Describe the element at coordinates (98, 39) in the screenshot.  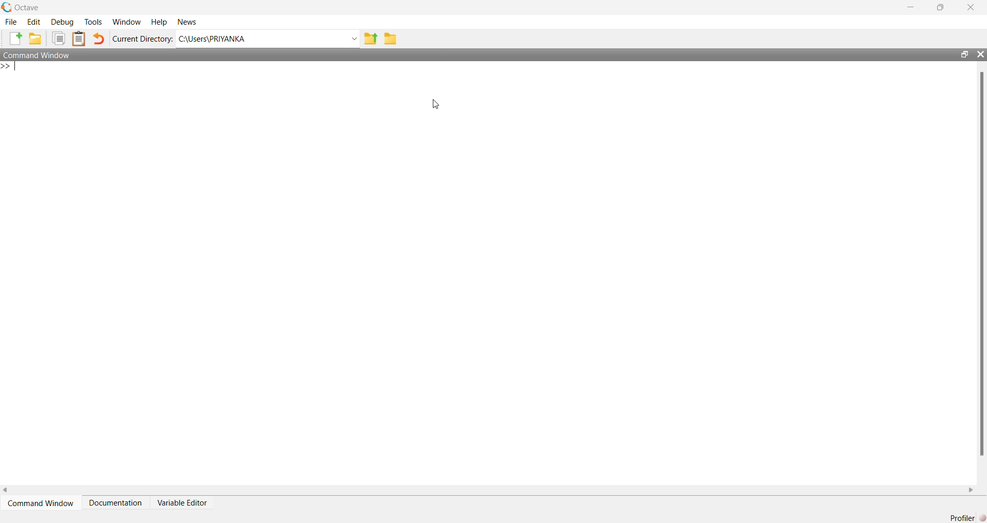
I see `Undo` at that location.